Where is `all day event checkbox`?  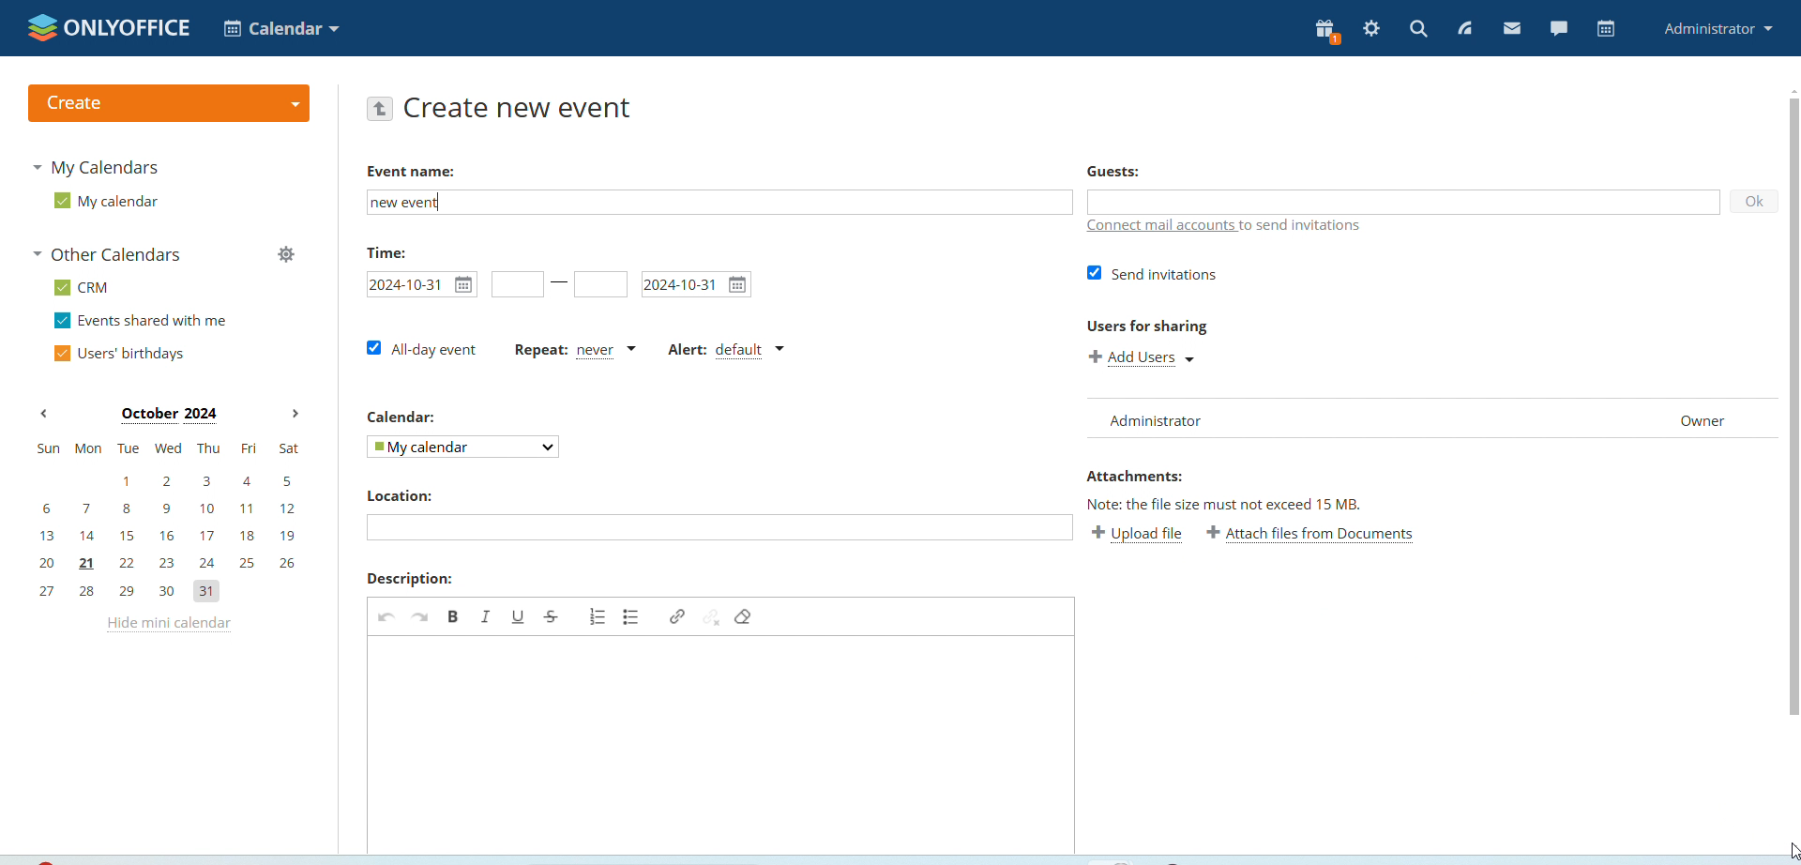
all day event checkbox is located at coordinates (419, 351).